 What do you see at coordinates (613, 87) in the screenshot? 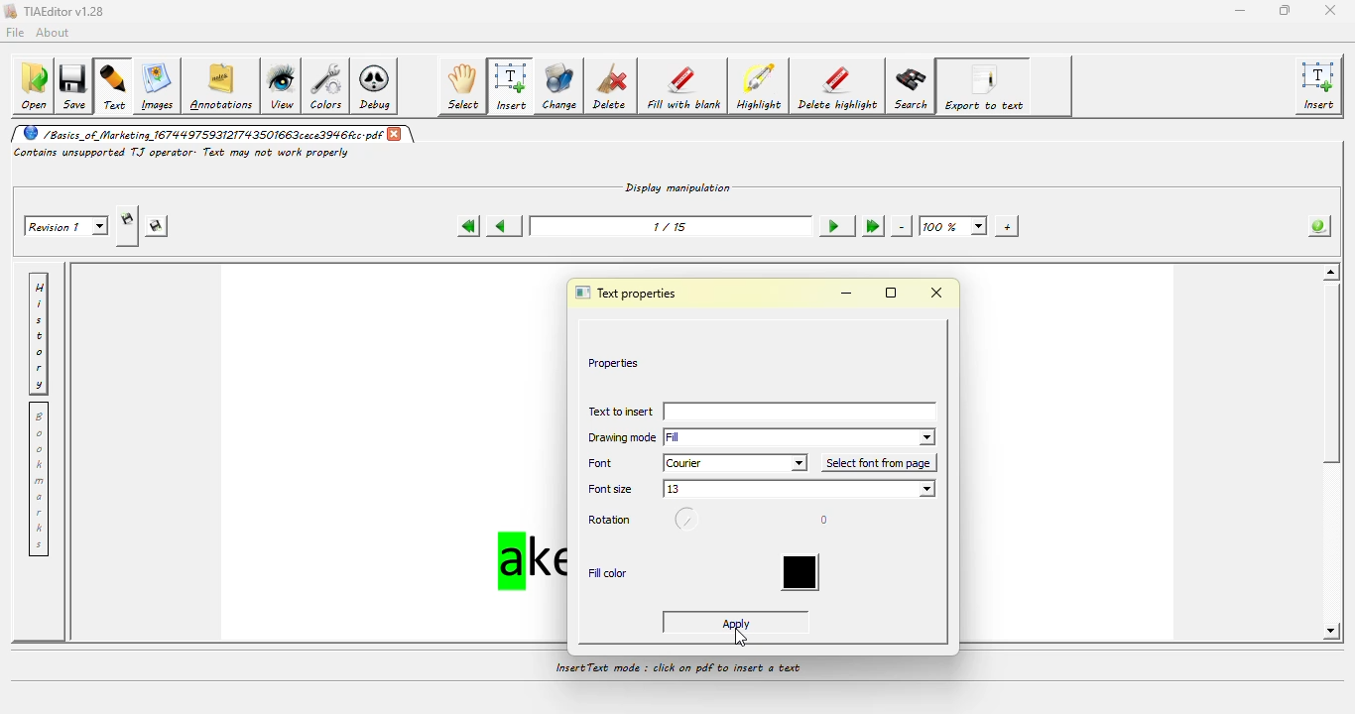
I see `delete` at bounding box center [613, 87].